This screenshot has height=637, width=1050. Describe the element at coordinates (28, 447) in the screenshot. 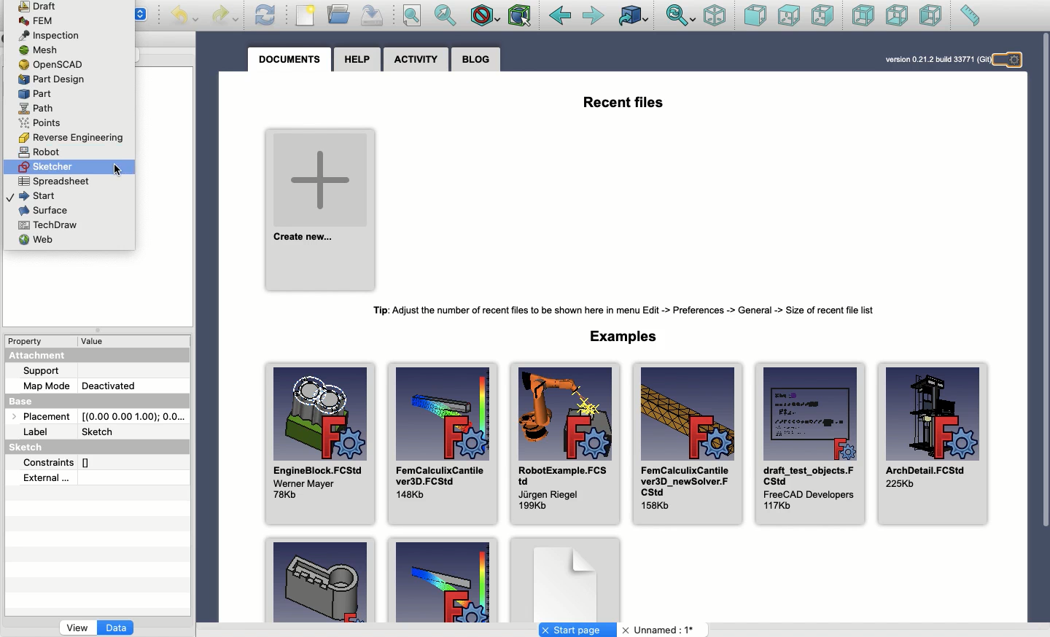

I see `Sketch` at that location.